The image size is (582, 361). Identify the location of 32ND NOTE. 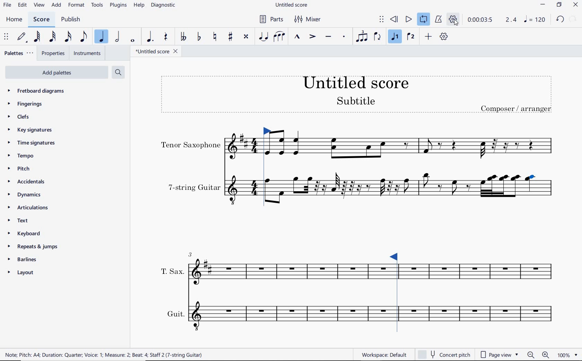
(52, 37).